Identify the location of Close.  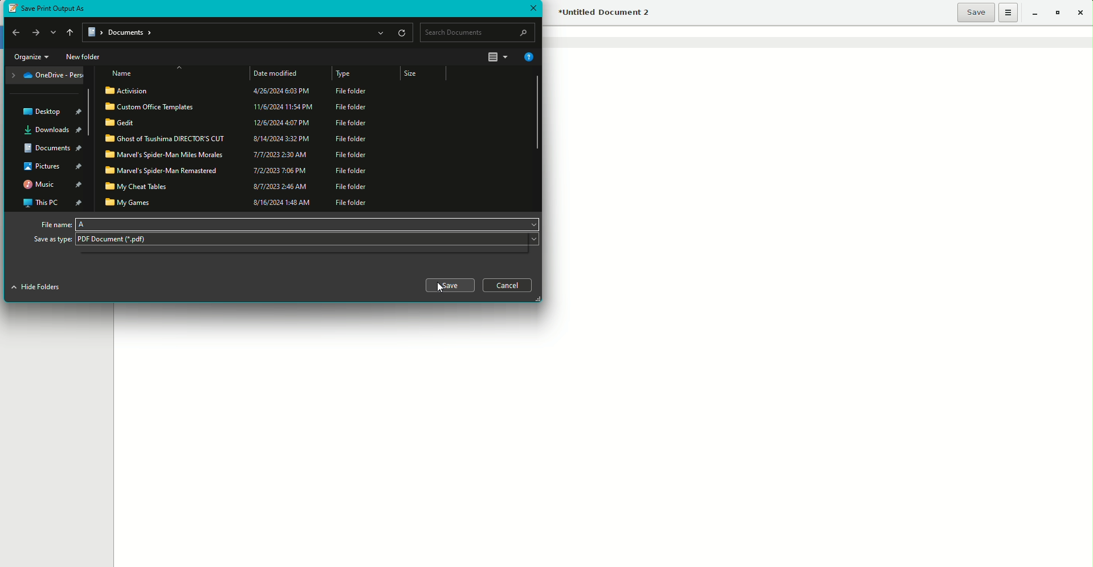
(533, 7).